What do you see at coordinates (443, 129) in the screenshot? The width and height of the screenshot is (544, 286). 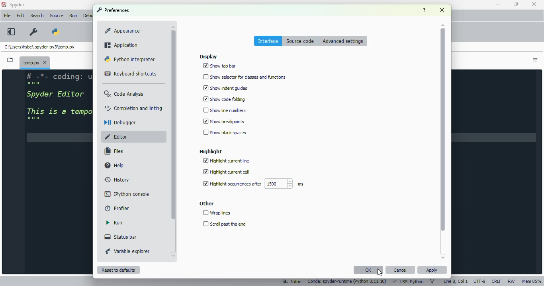 I see `scrollbar` at bounding box center [443, 129].